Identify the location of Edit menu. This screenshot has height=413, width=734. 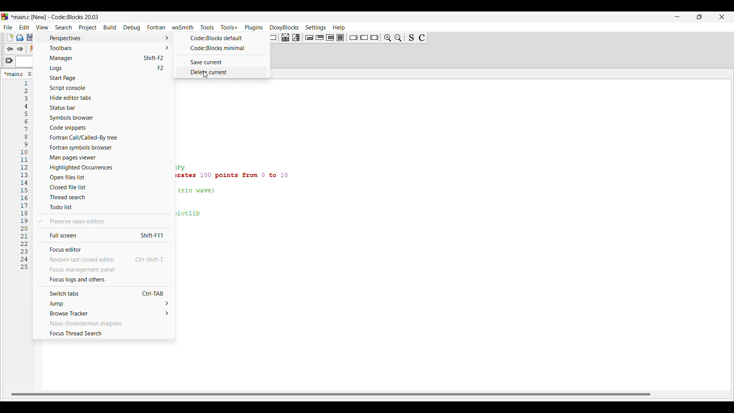
(24, 28).